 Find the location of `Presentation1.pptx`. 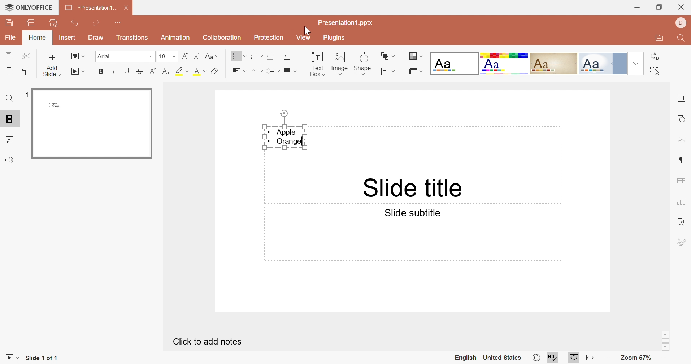

Presentation1.pptx is located at coordinates (348, 23).